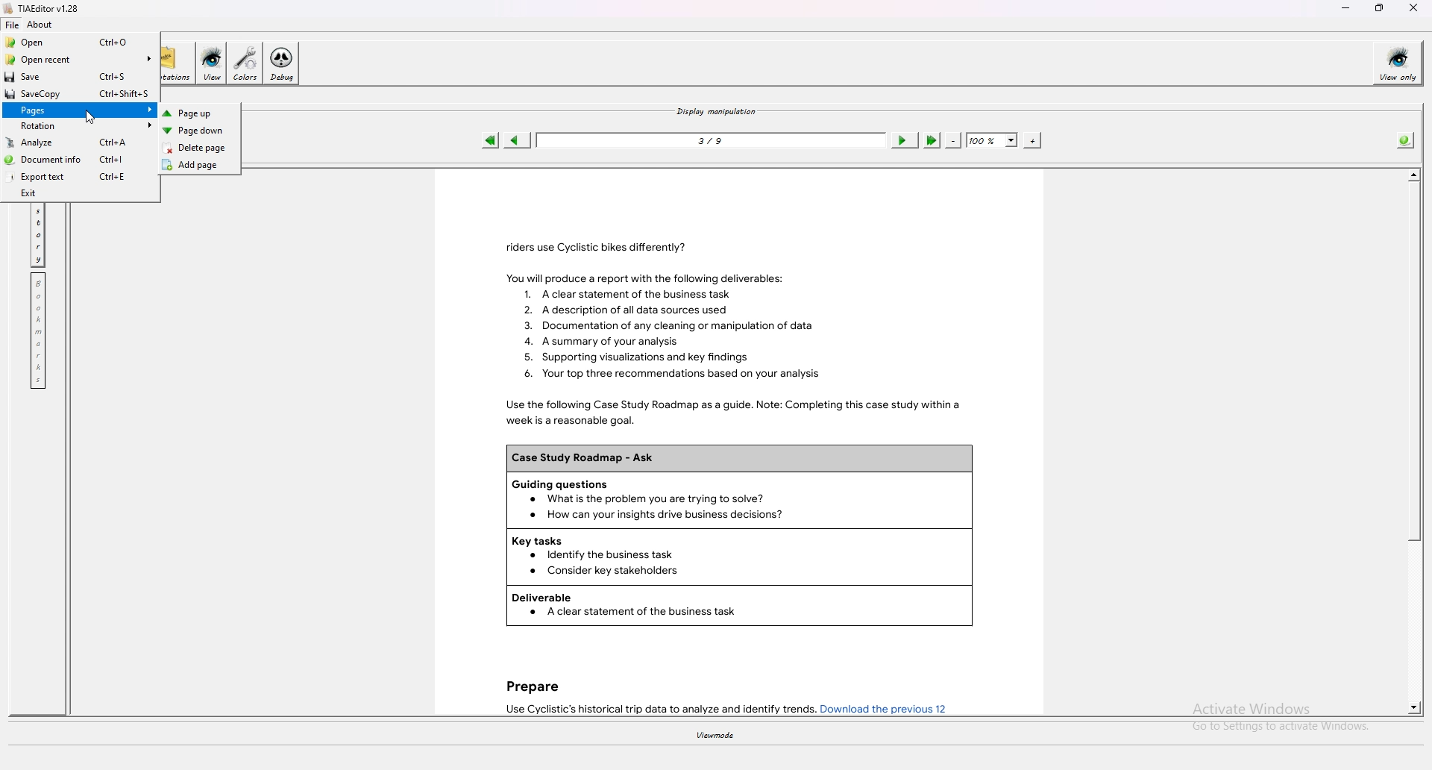 Image resolution: width=1432 pixels, height=770 pixels. I want to click on Page up, so click(194, 113).